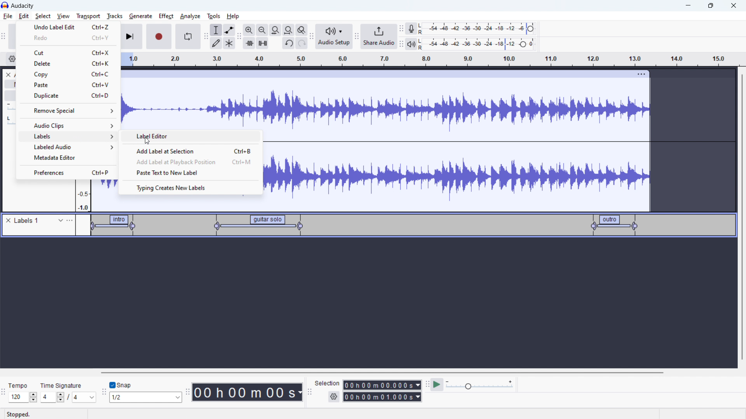 The width and height of the screenshot is (746, 419). Describe the element at coordinates (70, 39) in the screenshot. I see `Redo Ctrl+Y` at that location.